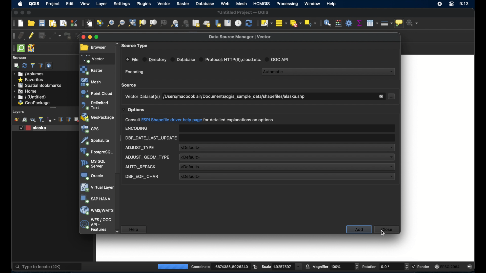 The width and height of the screenshot is (486, 273). What do you see at coordinates (238, 23) in the screenshot?
I see `temporal controller panel` at bounding box center [238, 23].